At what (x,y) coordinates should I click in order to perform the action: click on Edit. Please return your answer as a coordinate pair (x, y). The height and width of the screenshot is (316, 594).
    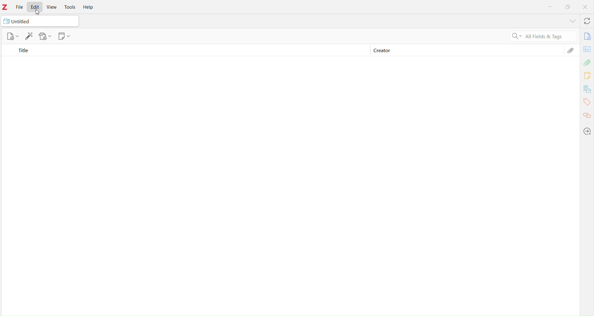
    Looking at the image, I should click on (36, 7).